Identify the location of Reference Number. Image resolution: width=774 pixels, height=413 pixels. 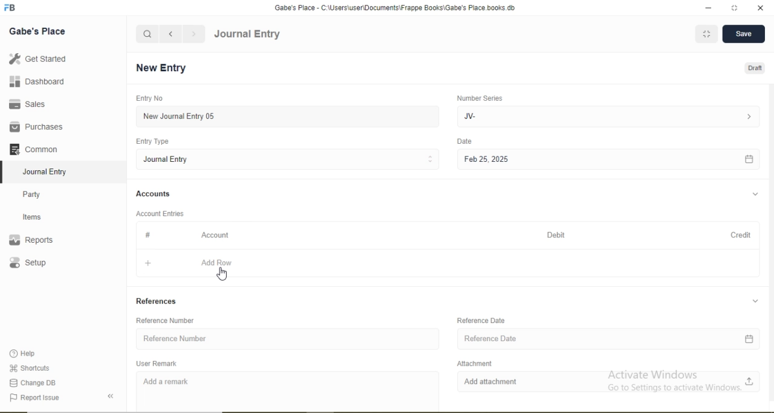
(168, 321).